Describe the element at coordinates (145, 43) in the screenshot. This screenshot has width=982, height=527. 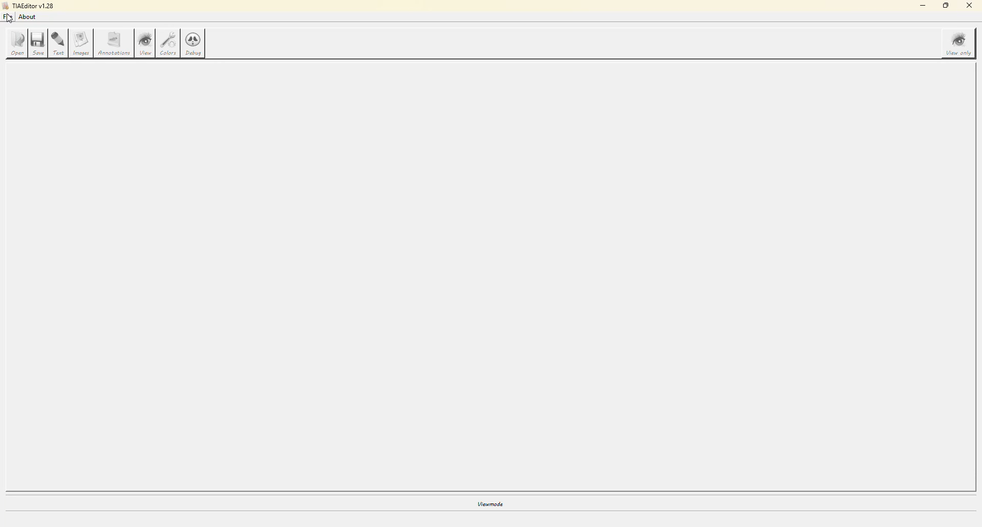
I see `view` at that location.